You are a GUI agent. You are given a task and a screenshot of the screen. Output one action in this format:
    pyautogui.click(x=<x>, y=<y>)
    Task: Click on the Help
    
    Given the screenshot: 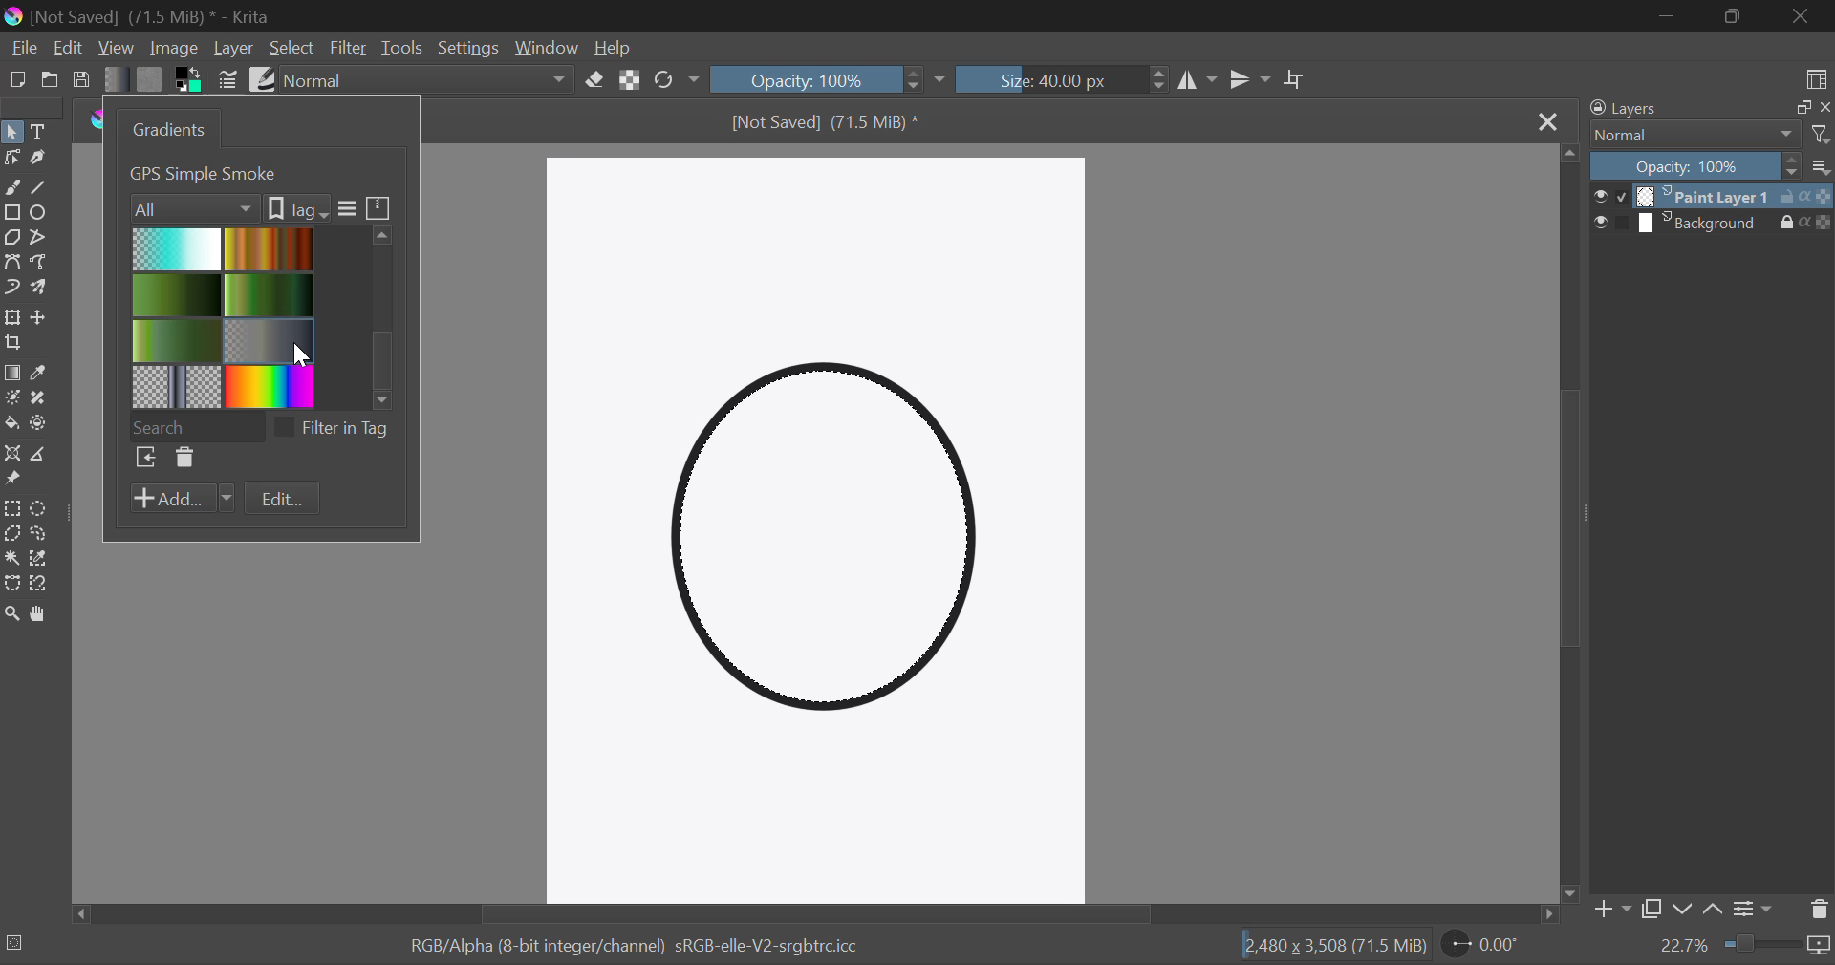 What is the action you would take?
    pyautogui.click(x=617, y=48)
    